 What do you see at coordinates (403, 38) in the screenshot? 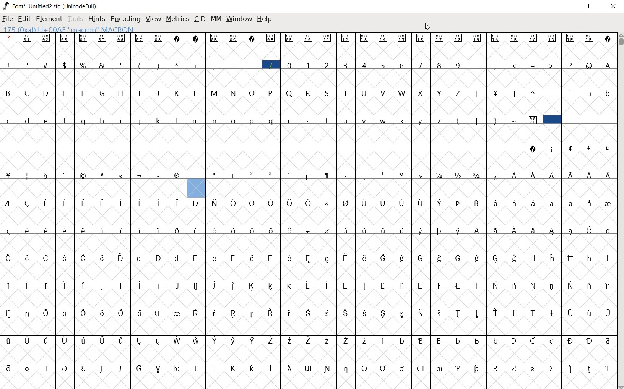
I see `Symbol` at bounding box center [403, 38].